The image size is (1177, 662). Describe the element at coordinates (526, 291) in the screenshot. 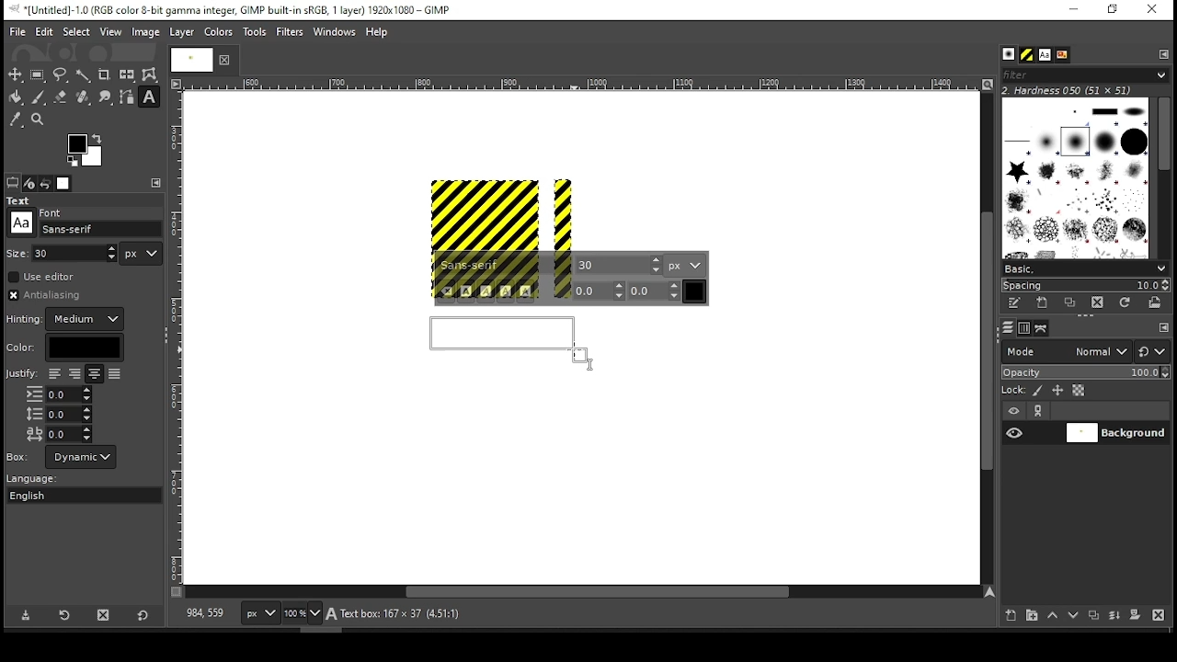

I see `strikethrough` at that location.